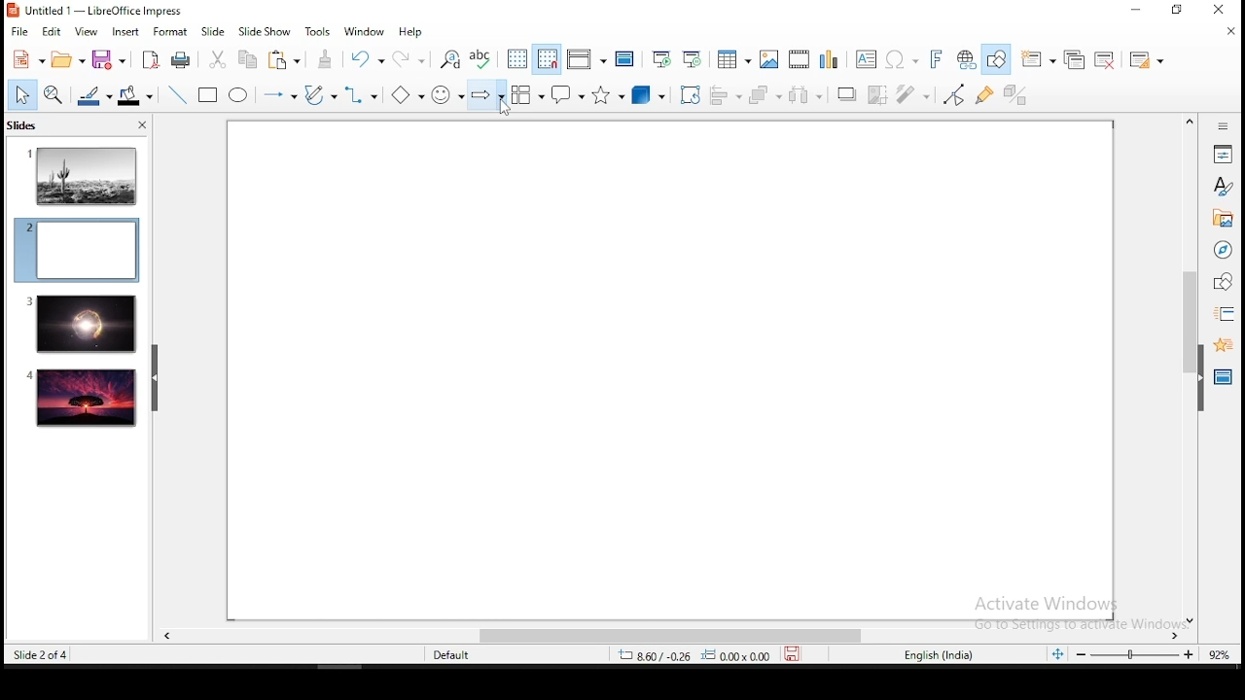 This screenshot has width=1245, height=700. I want to click on paste, so click(287, 59).